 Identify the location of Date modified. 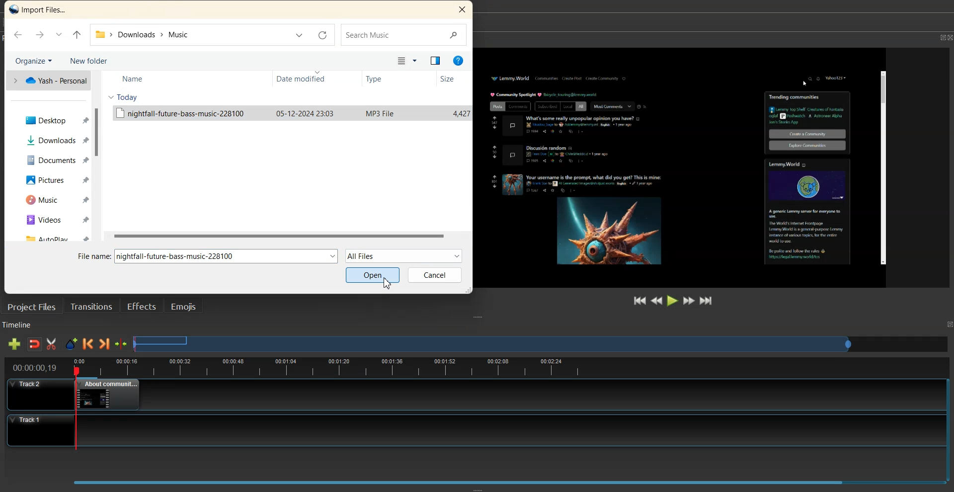
(309, 79).